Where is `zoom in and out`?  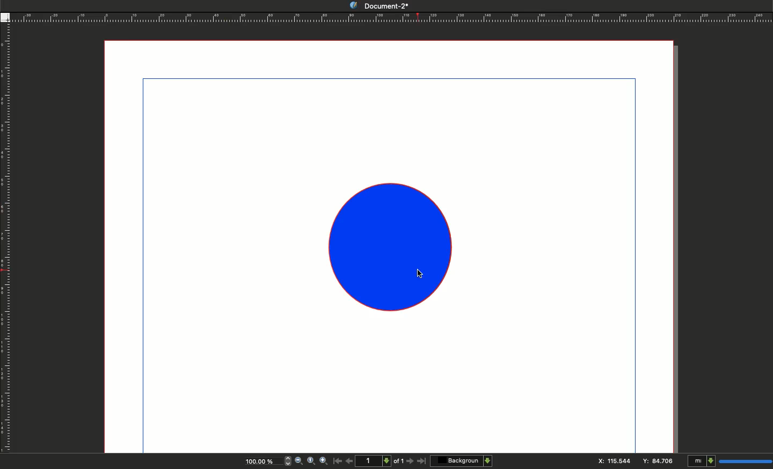 zoom in and out is located at coordinates (286, 460).